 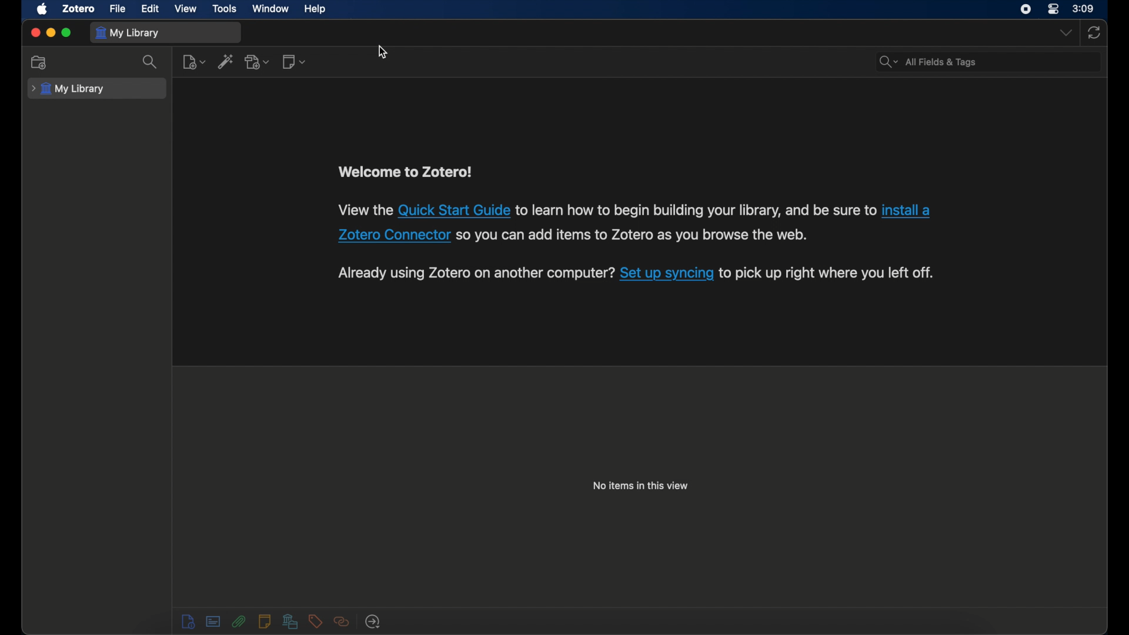 I want to click on new item, so click(x=193, y=61).